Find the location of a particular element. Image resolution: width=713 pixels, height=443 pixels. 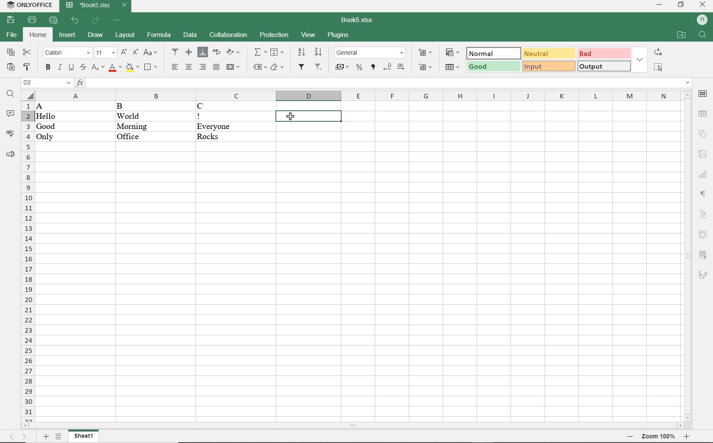

NAMED MANAGER is located at coordinates (47, 83).